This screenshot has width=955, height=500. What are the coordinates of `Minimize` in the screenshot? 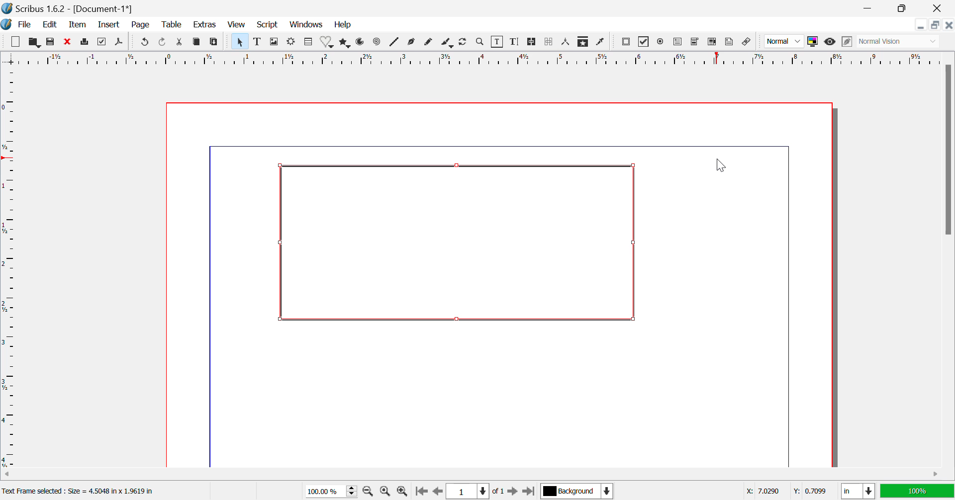 It's located at (936, 25).